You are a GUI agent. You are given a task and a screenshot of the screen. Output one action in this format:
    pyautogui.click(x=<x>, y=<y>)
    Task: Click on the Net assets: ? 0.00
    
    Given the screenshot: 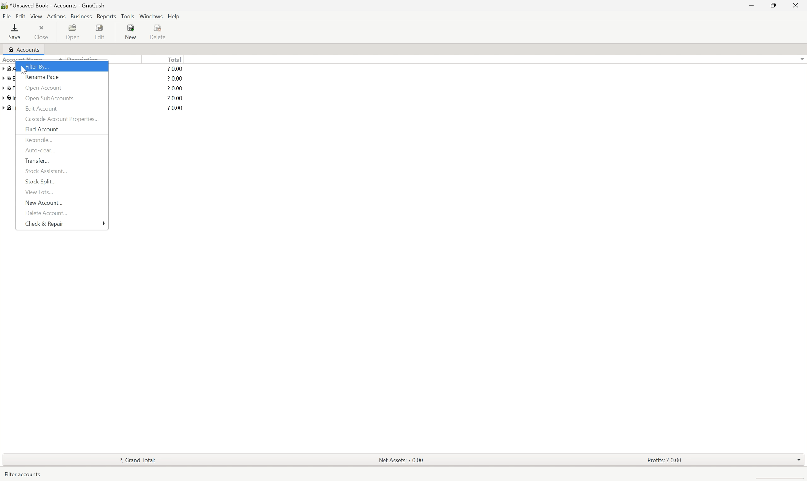 What is the action you would take?
    pyautogui.click(x=401, y=460)
    